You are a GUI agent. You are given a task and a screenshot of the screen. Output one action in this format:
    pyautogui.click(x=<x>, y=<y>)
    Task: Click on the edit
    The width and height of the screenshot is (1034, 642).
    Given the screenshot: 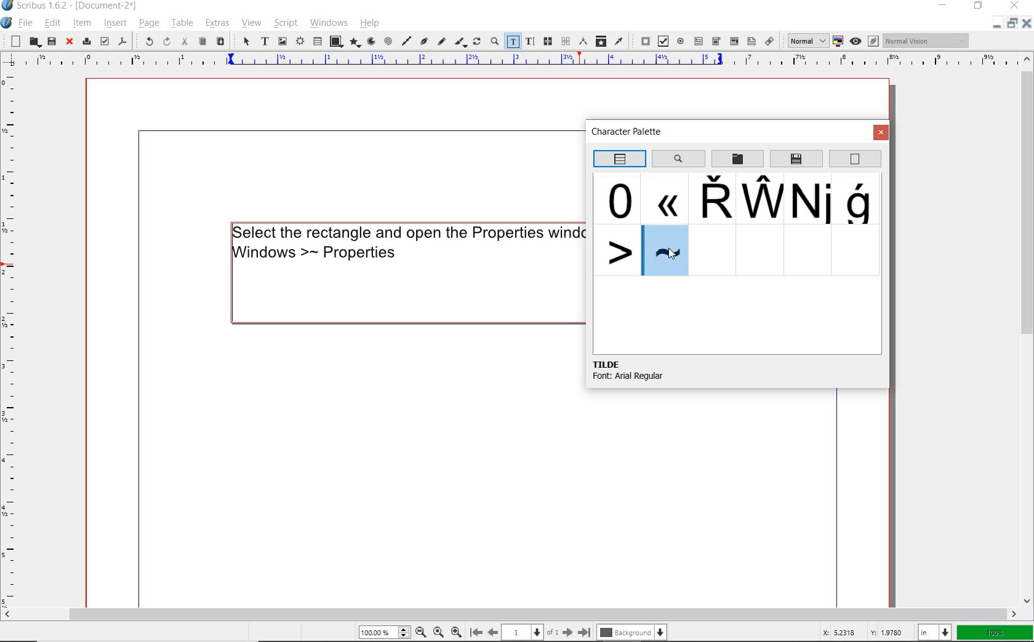 What is the action you would take?
    pyautogui.click(x=53, y=23)
    